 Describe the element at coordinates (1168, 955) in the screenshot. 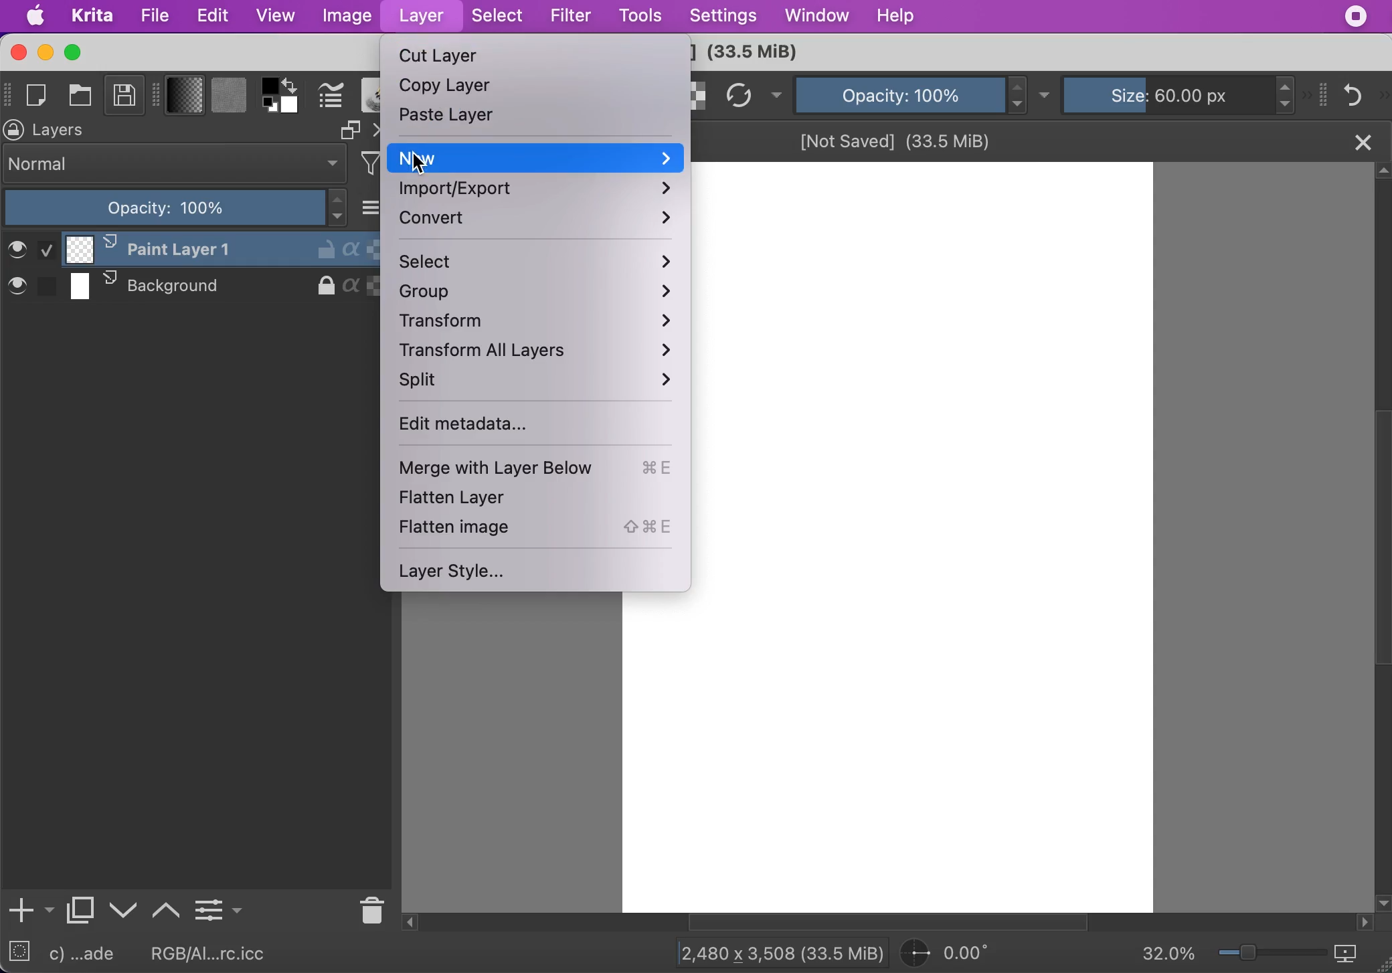

I see `zoom percentage` at that location.